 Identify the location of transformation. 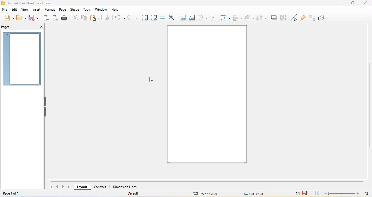
(226, 18).